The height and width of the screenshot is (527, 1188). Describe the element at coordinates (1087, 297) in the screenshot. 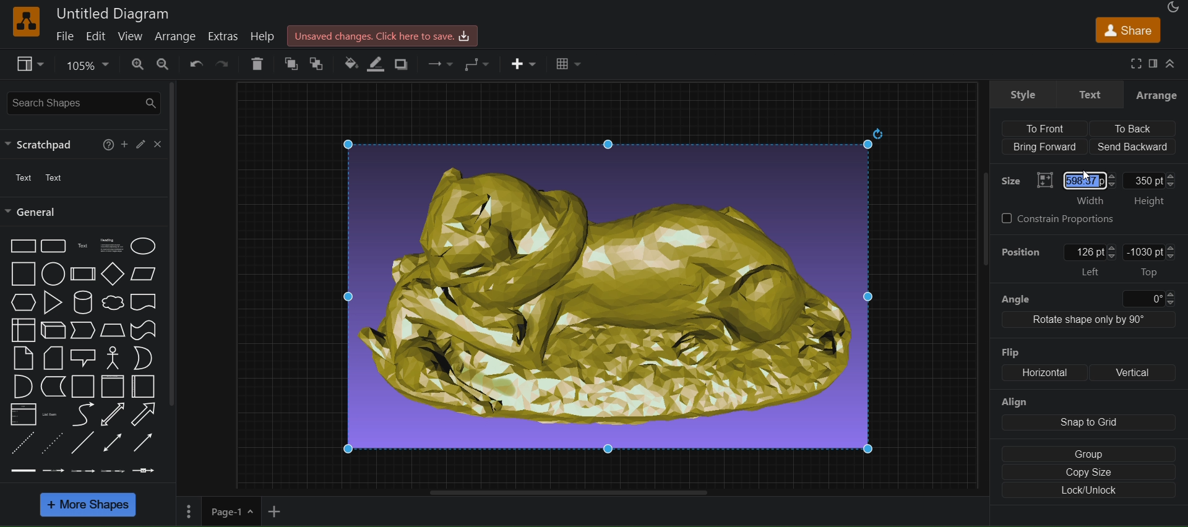

I see `angle 0 degree` at that location.